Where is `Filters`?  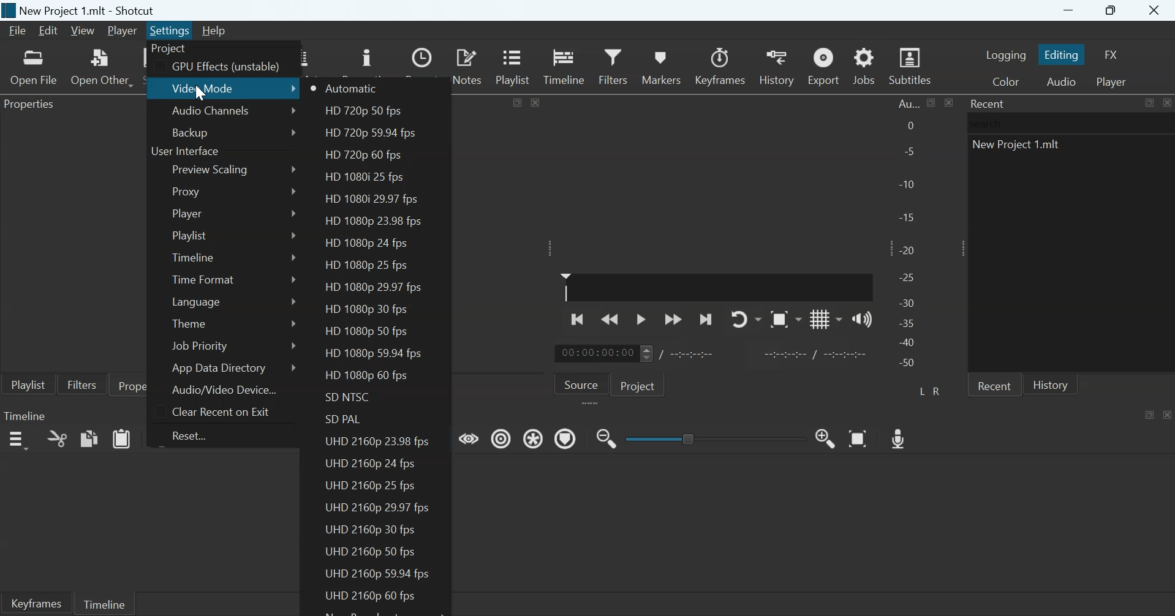
Filters is located at coordinates (81, 384).